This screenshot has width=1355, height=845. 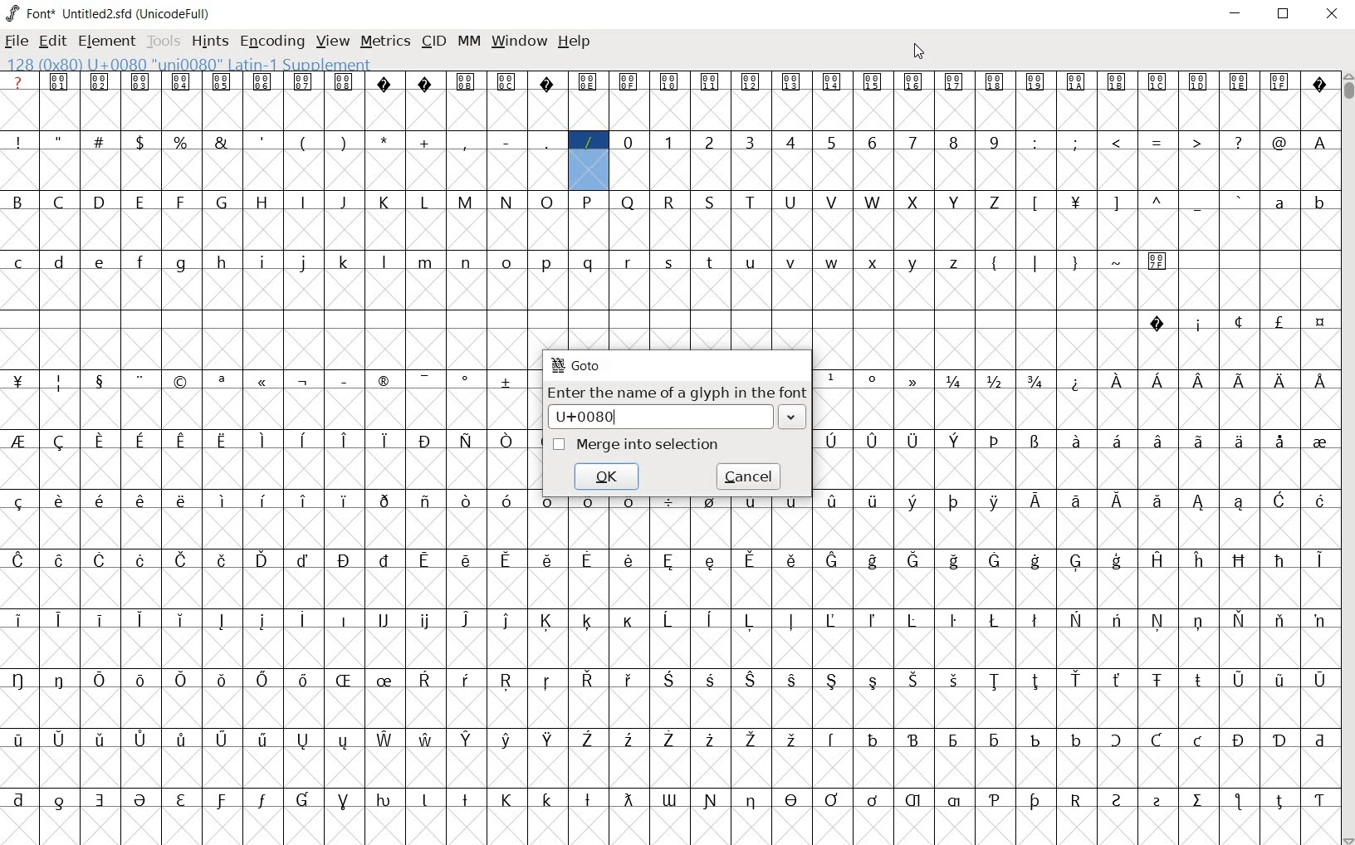 I want to click on glyph, so click(x=1319, y=443).